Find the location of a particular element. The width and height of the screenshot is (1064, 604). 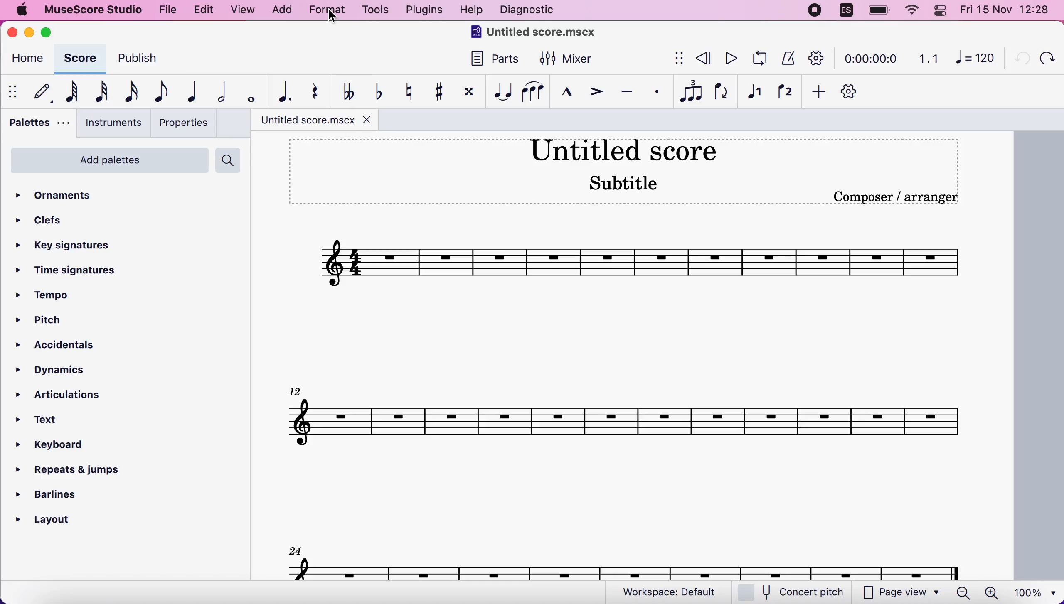

64th note is located at coordinates (72, 91).